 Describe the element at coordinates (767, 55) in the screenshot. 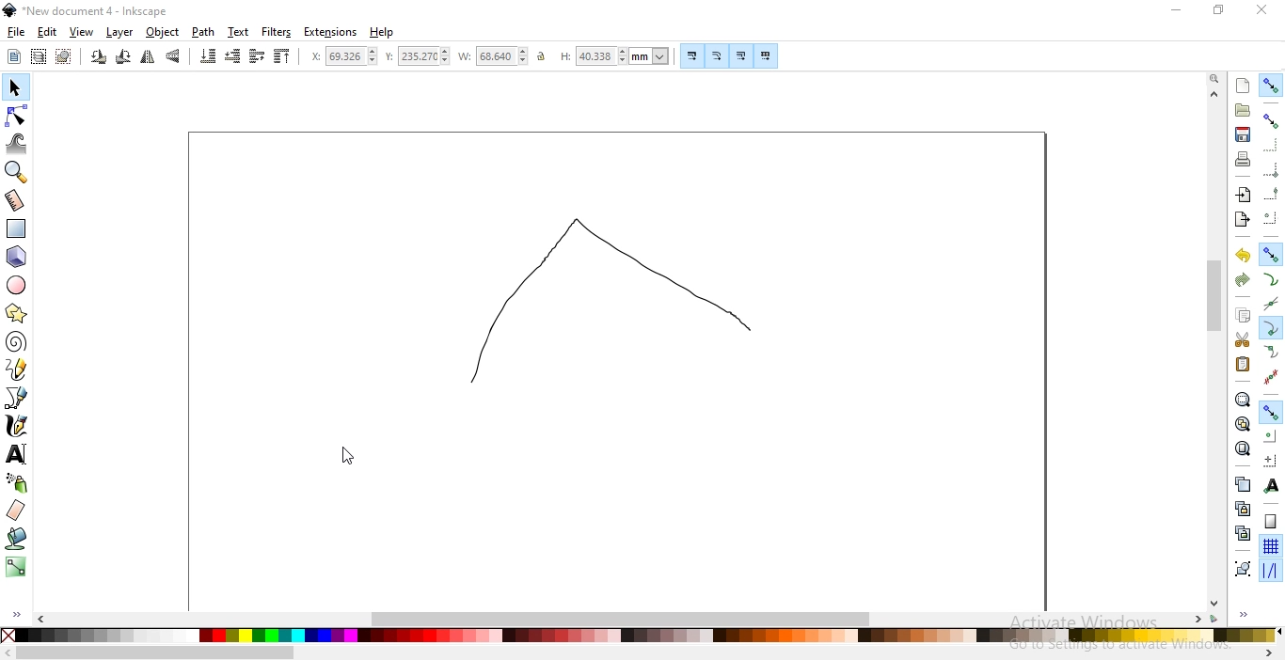

I see `move patterns along with objects` at that location.